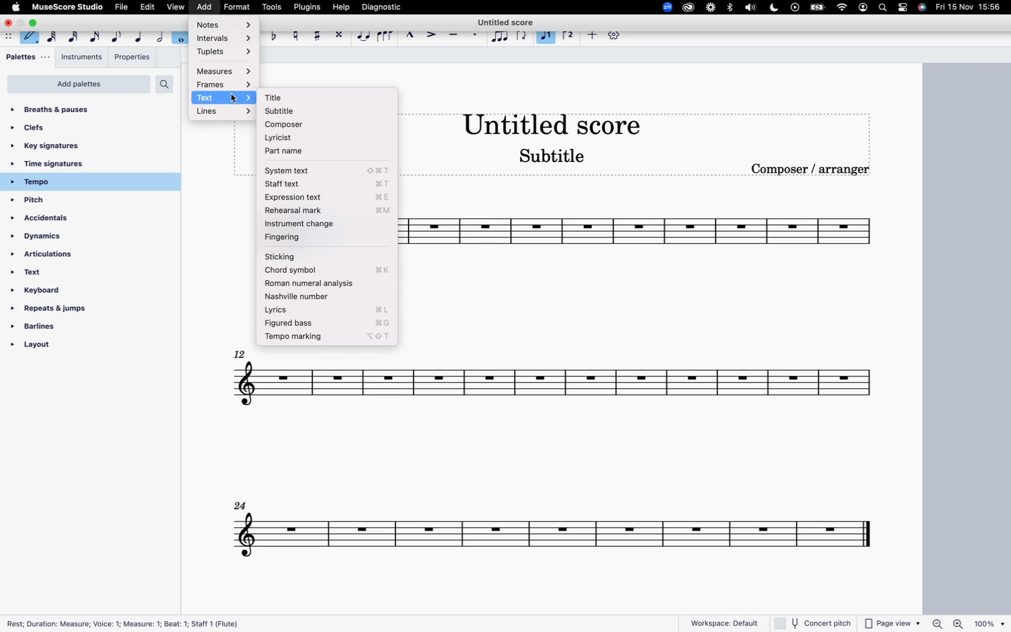  Describe the element at coordinates (548, 537) in the screenshot. I see `score` at that location.